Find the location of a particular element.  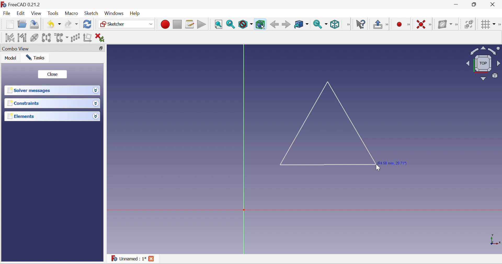

Toggle grid is located at coordinates (488, 24).